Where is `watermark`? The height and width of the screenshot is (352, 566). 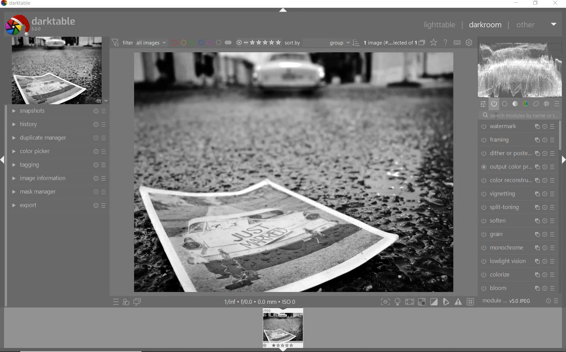
watermark is located at coordinates (518, 127).